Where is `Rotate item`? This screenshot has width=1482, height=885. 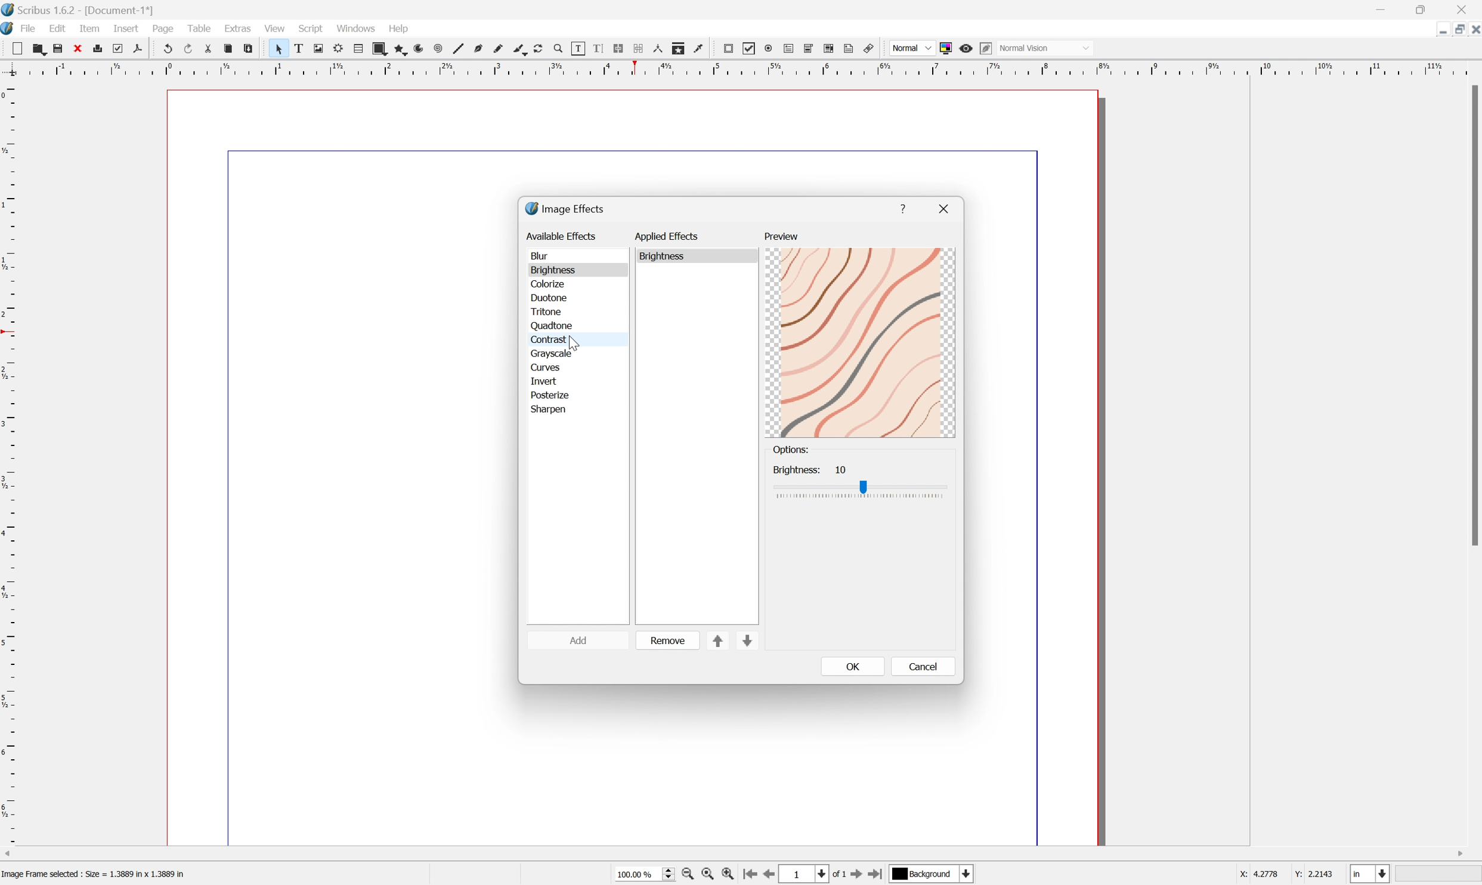
Rotate item is located at coordinates (543, 48).